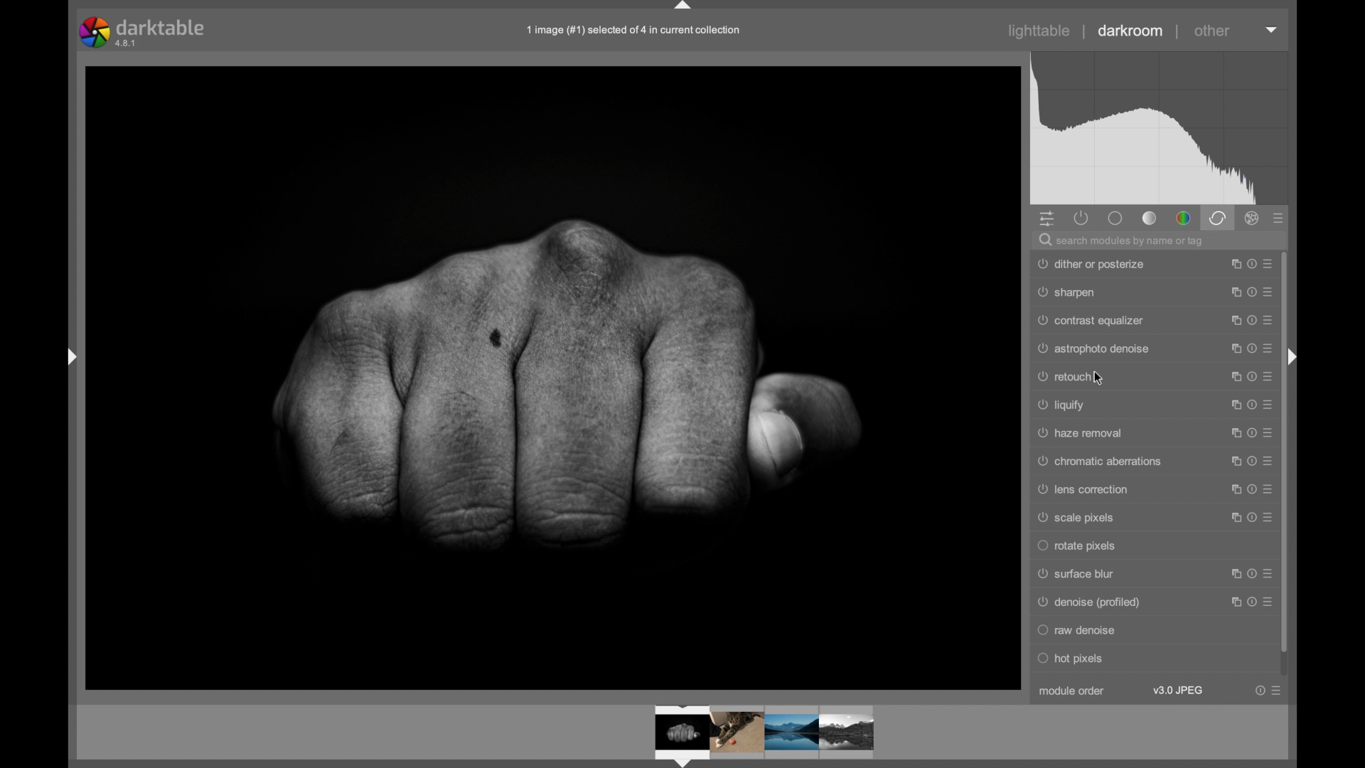  Describe the element at coordinates (1231, 292) in the screenshot. I see `maximize` at that location.